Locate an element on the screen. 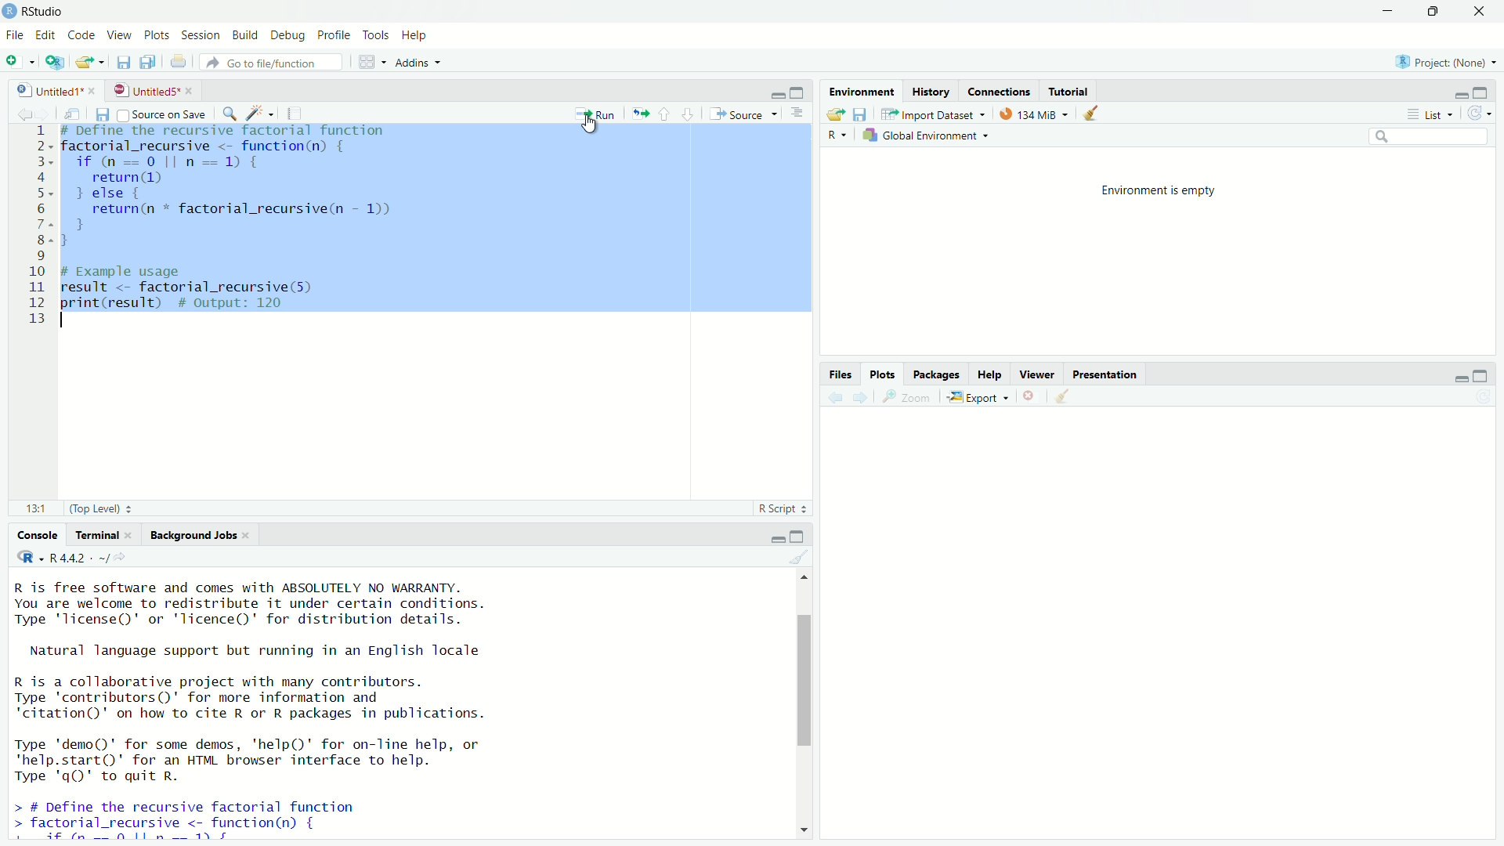 This screenshot has width=1504, height=846. Debug is located at coordinates (286, 34).